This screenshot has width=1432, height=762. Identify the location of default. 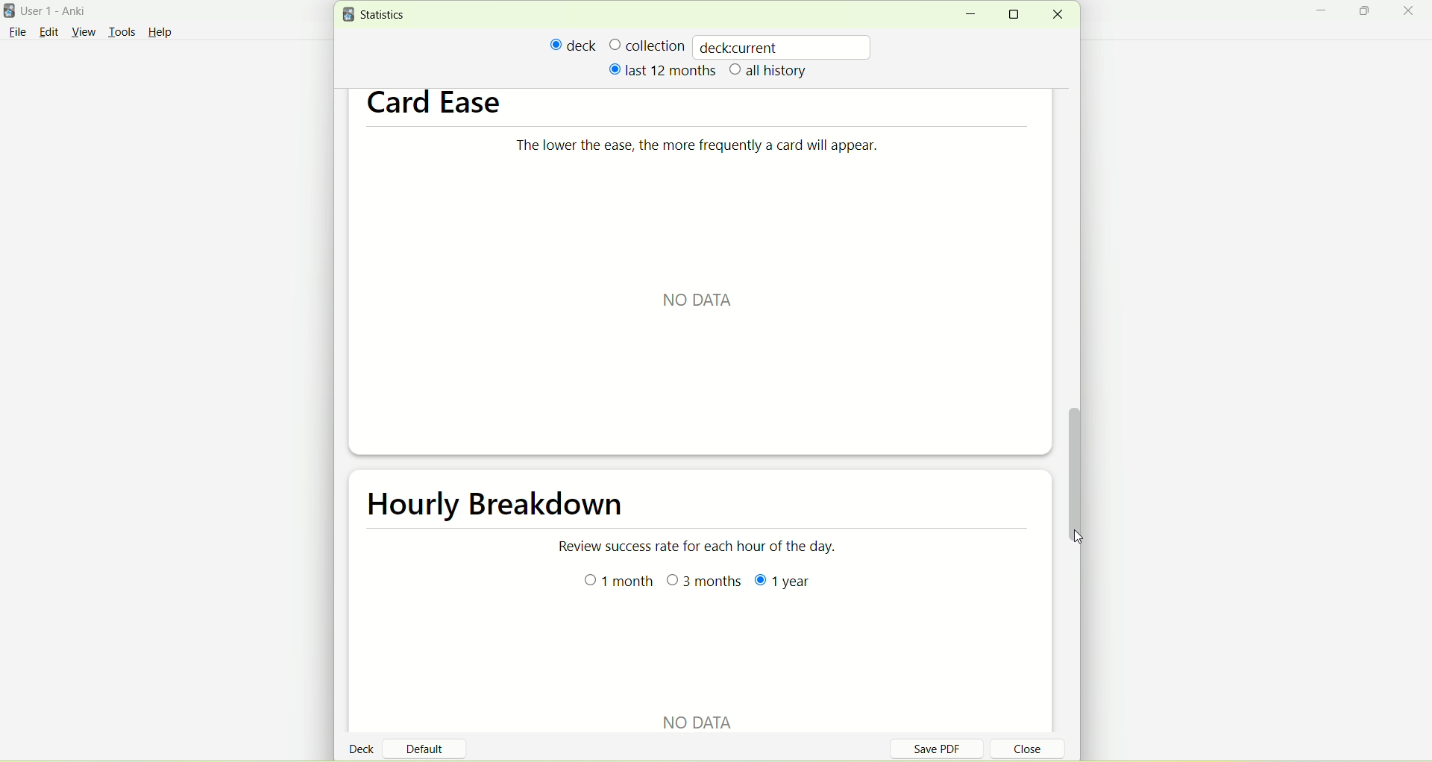
(430, 743).